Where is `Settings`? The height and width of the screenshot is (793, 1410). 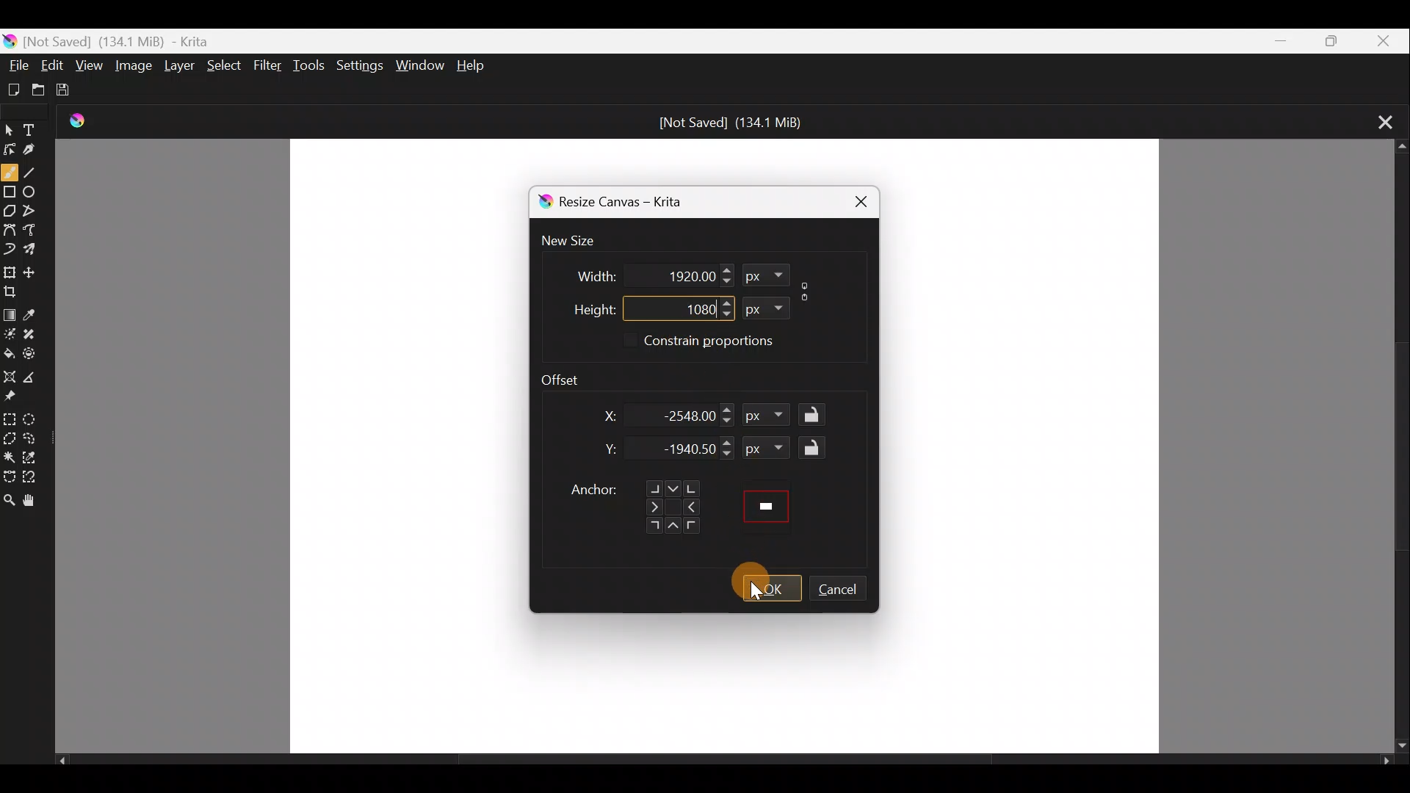
Settings is located at coordinates (358, 65).